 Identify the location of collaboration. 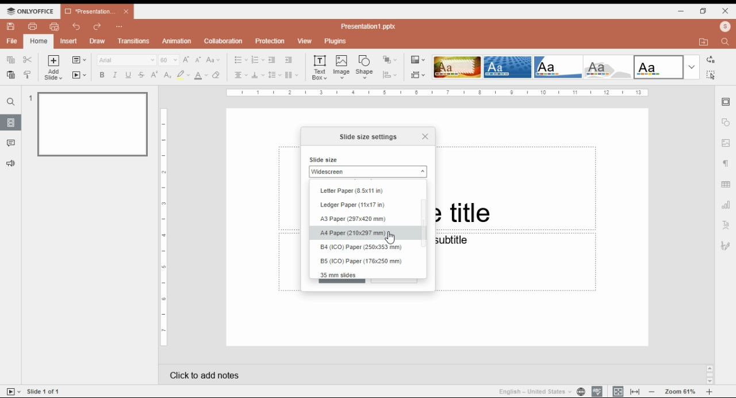
(223, 41).